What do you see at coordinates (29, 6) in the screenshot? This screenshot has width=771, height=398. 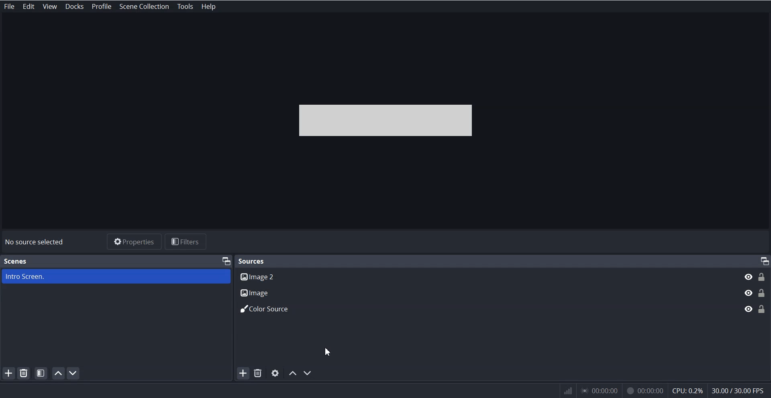 I see `Edit` at bounding box center [29, 6].